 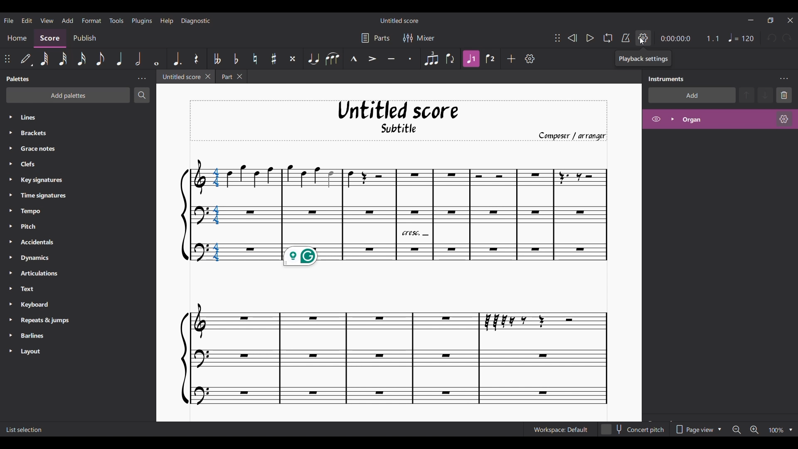 I want to click on Close current tab, so click(x=208, y=76).